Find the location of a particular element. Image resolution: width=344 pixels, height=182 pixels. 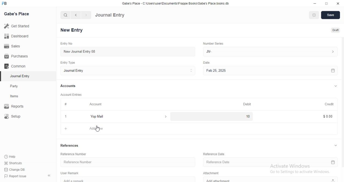

New Entry is located at coordinates (71, 30).